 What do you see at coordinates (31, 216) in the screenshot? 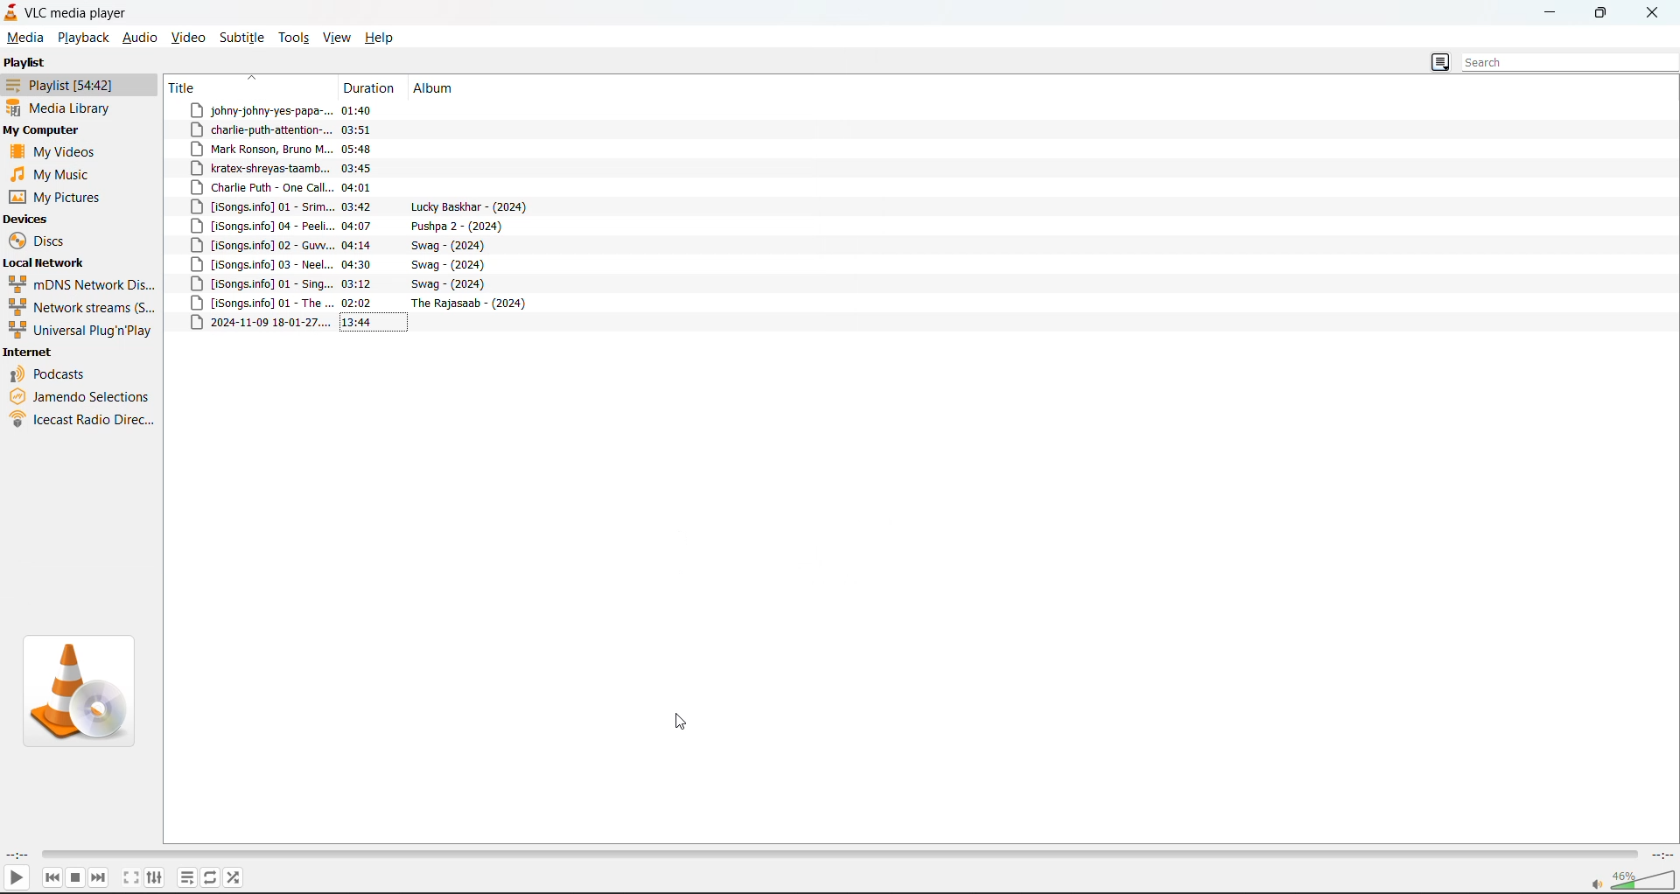
I see `devices` at bounding box center [31, 216].